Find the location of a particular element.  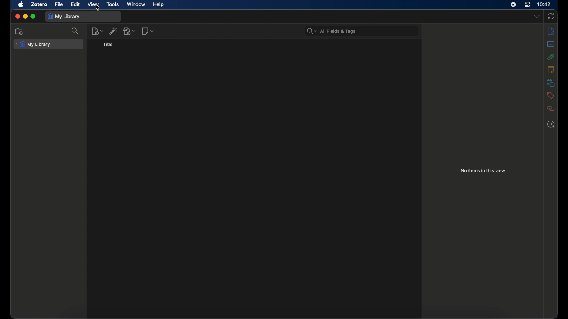

time is located at coordinates (544, 4).